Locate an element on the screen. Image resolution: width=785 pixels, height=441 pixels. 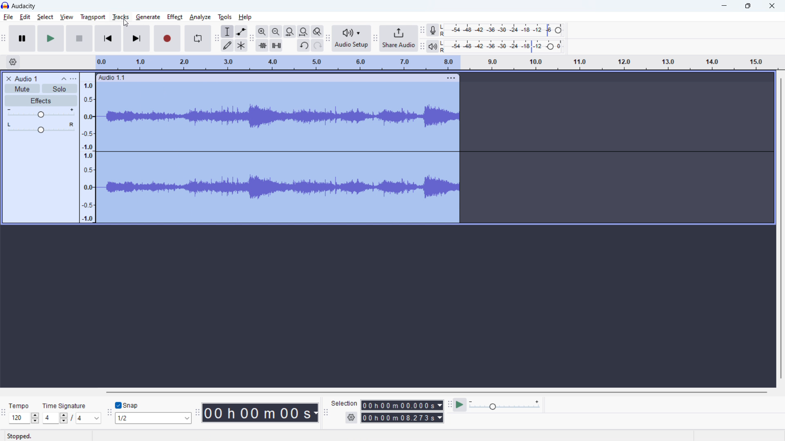
track title is located at coordinates (26, 78).